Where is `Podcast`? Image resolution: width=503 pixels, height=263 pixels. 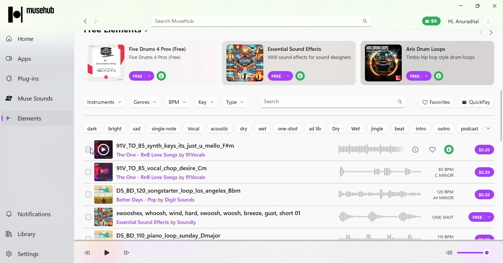
Podcast is located at coordinates (469, 129).